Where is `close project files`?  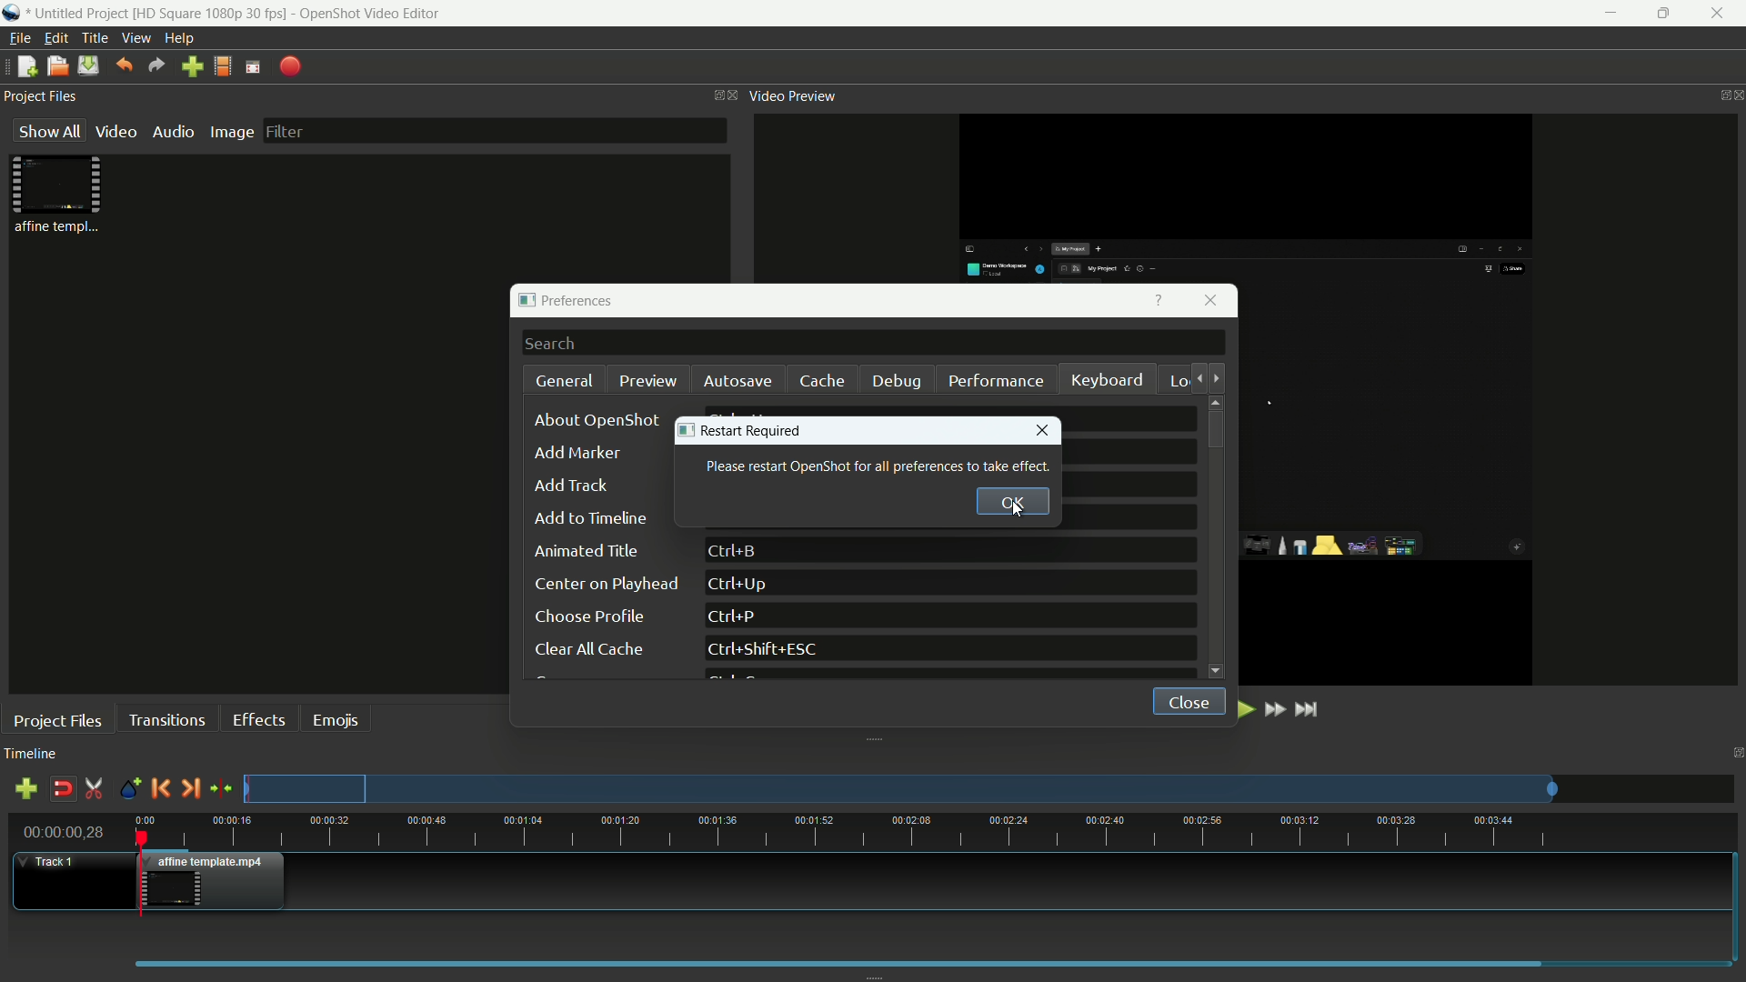
close project files is located at coordinates (729, 95).